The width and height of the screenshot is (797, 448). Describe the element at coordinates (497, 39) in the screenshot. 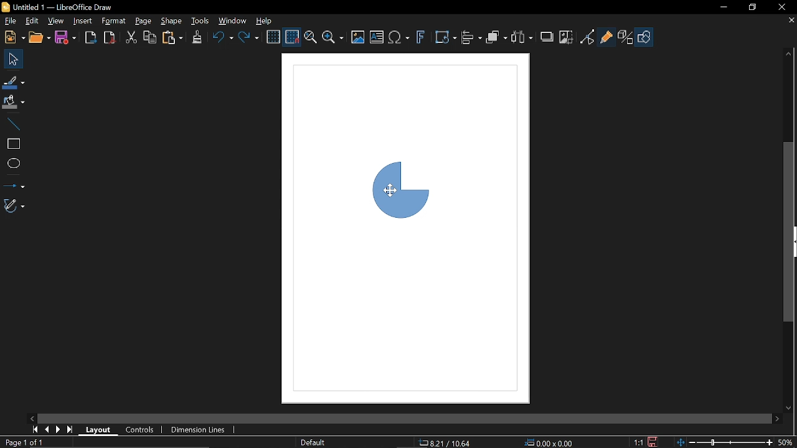

I see `Arrange` at that location.